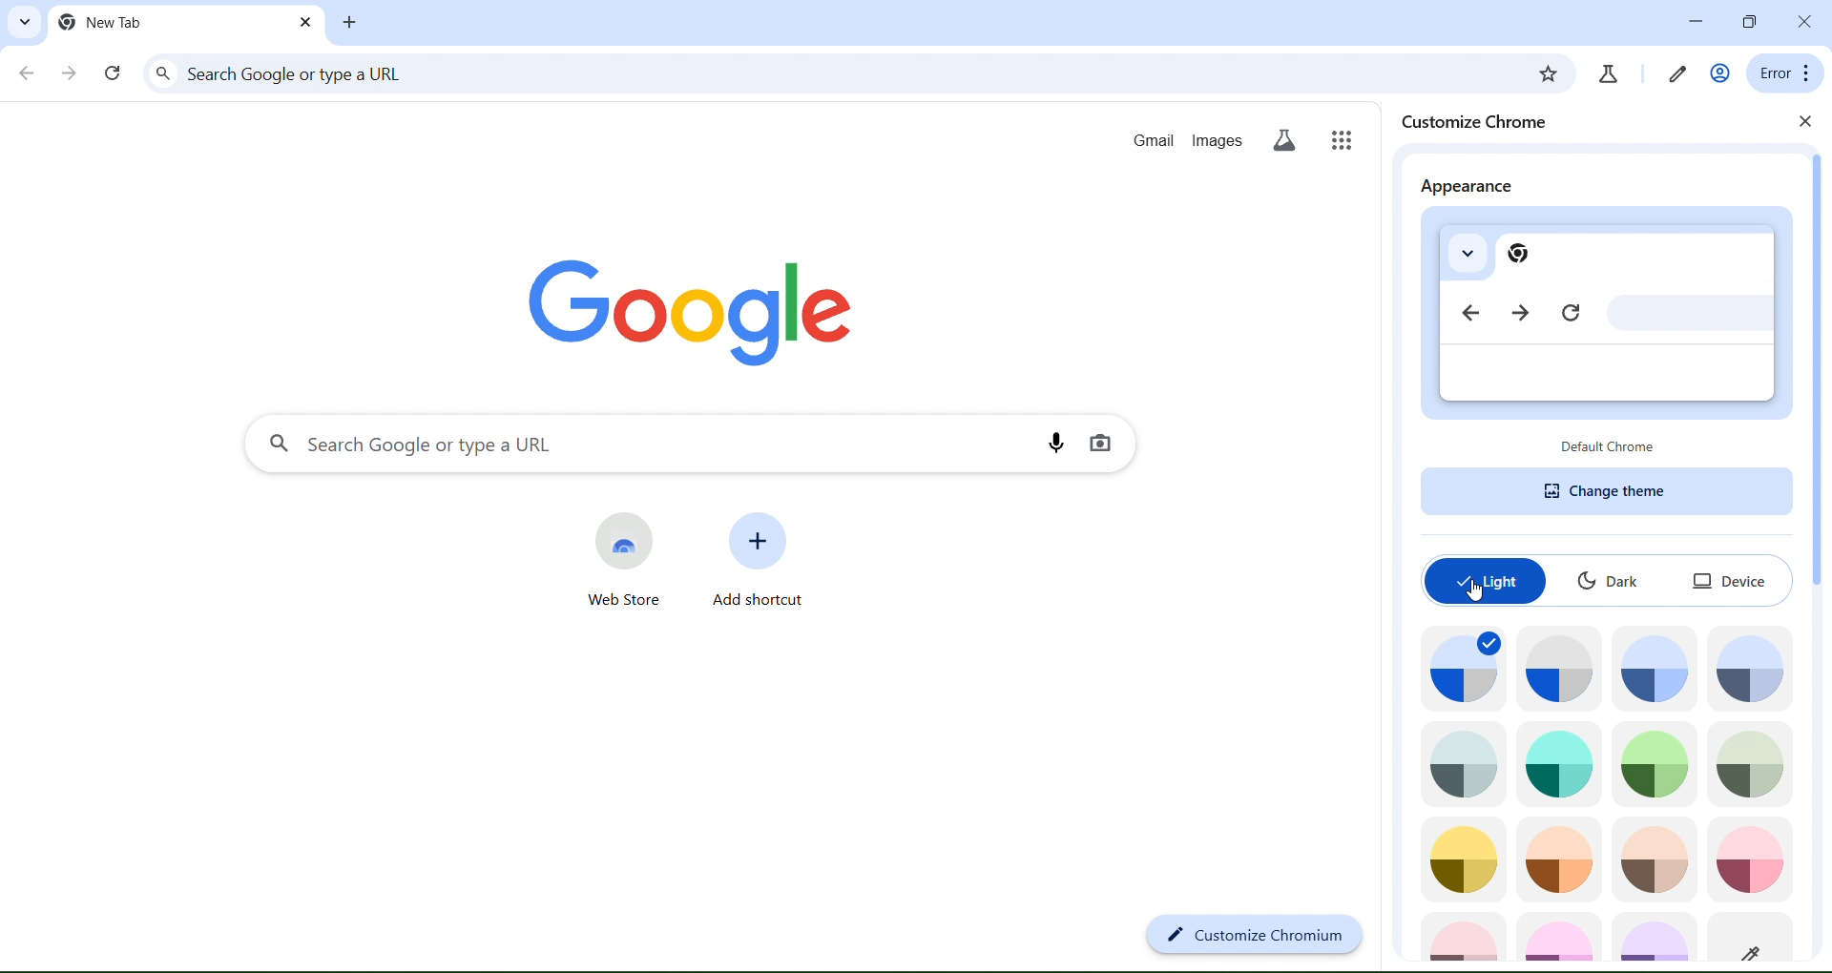 This screenshot has width=1832, height=973. What do you see at coordinates (1718, 72) in the screenshot?
I see `account` at bounding box center [1718, 72].